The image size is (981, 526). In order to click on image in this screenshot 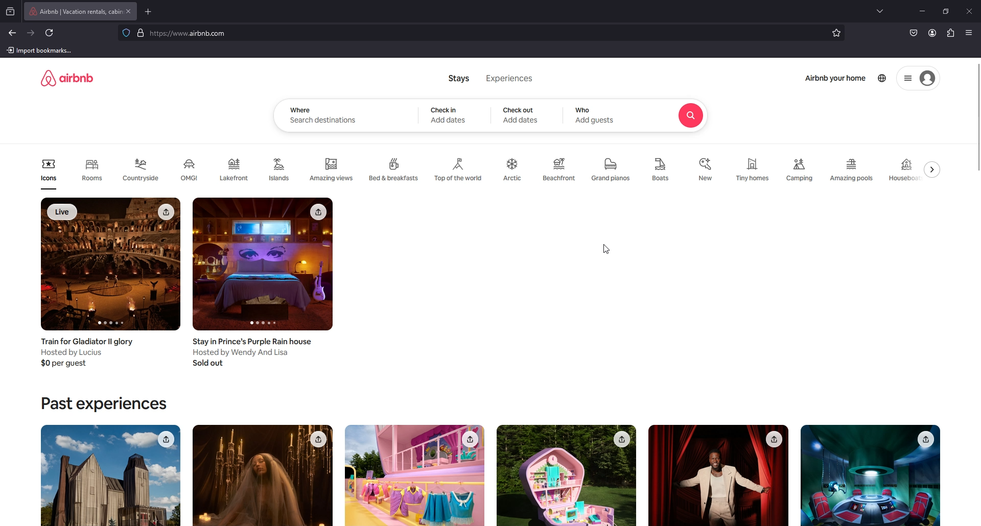, I will do `click(110, 475)`.